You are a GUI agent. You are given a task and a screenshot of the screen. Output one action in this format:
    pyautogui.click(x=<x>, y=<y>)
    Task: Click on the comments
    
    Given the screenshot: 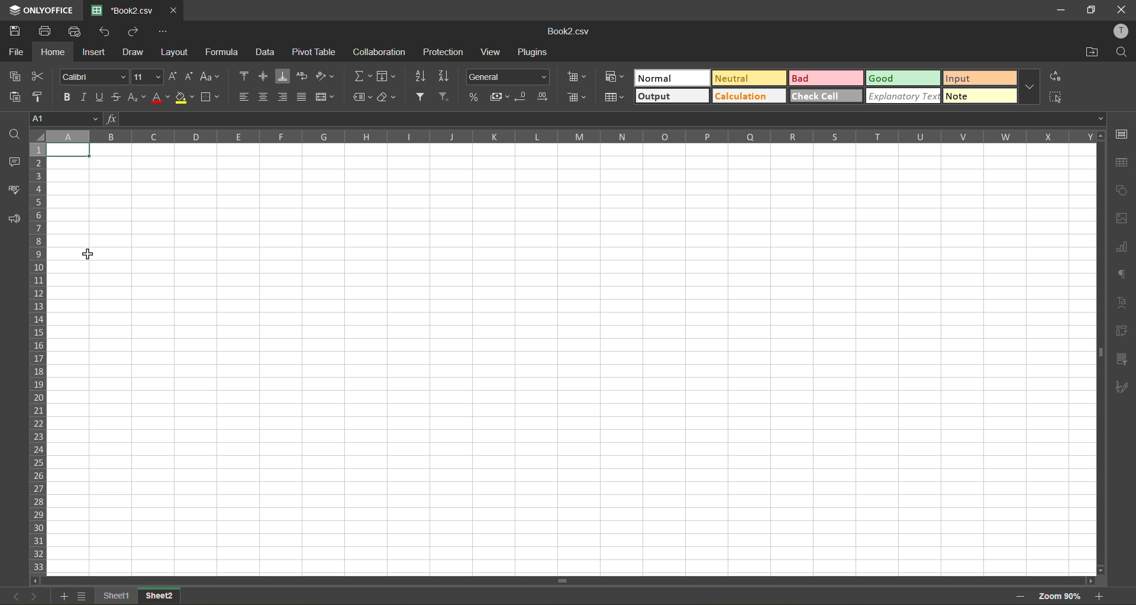 What is the action you would take?
    pyautogui.click(x=12, y=160)
    